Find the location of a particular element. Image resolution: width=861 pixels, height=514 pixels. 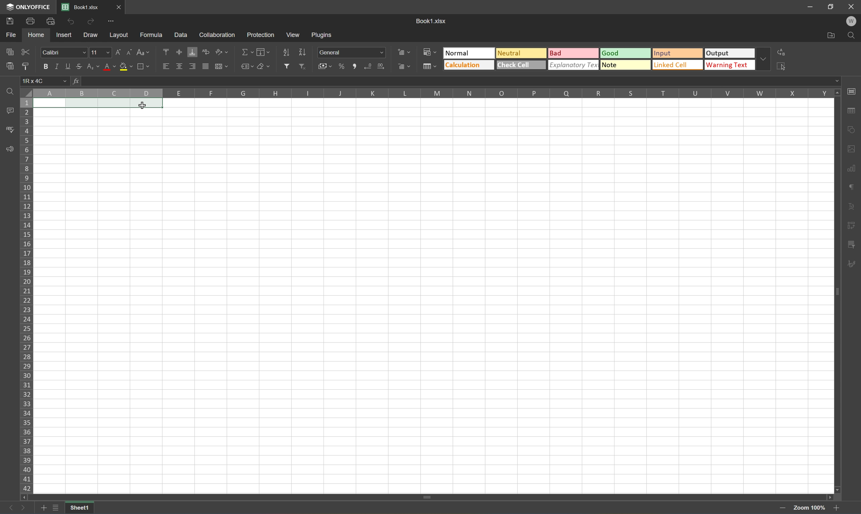

Replace is located at coordinates (783, 53).